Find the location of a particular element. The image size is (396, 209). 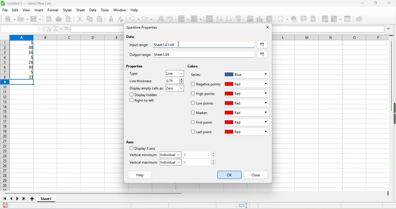

auto filter is located at coordinates (240, 18).